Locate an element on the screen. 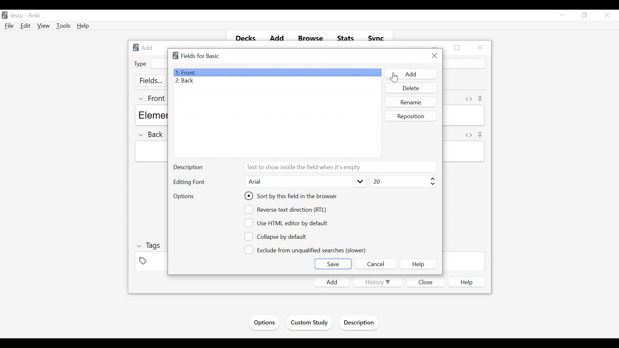  Edit is located at coordinates (25, 25).